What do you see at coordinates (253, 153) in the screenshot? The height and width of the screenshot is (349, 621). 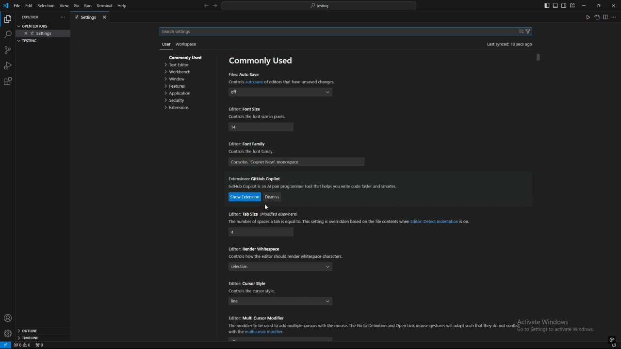 I see `info` at bounding box center [253, 153].